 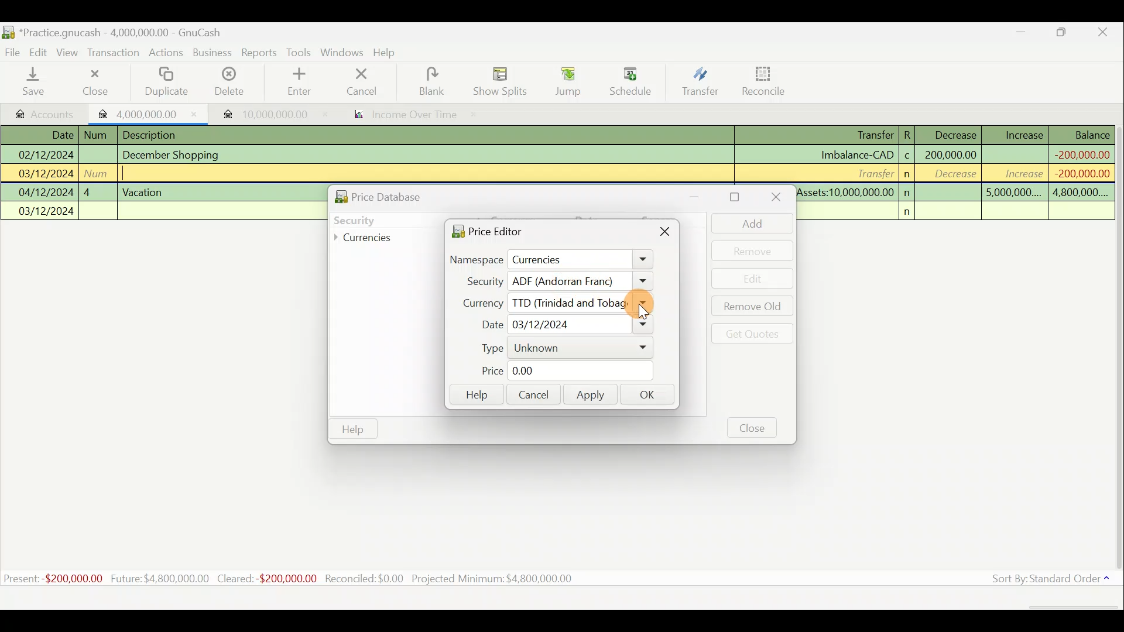 I want to click on 4,800,000, so click(x=1079, y=193).